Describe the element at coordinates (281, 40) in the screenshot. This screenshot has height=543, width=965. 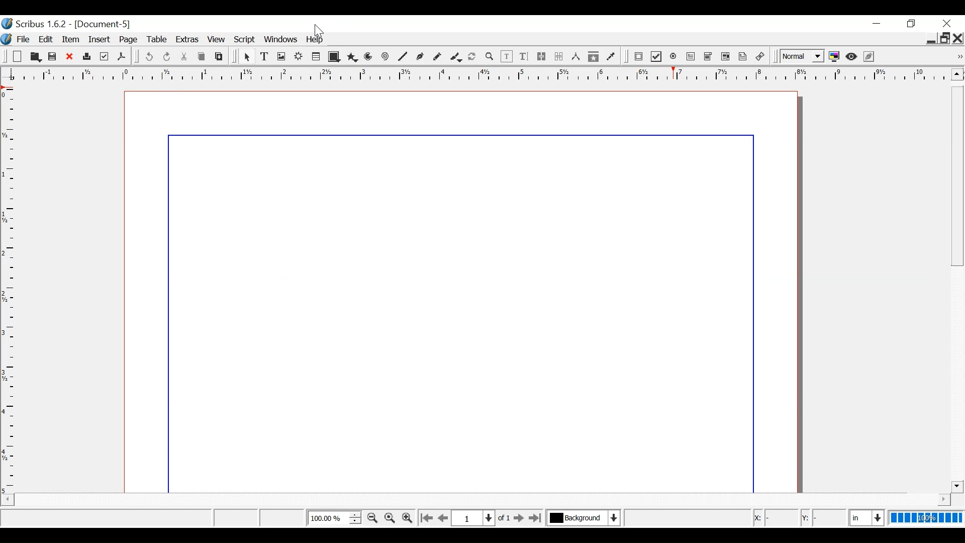
I see `Windows` at that location.